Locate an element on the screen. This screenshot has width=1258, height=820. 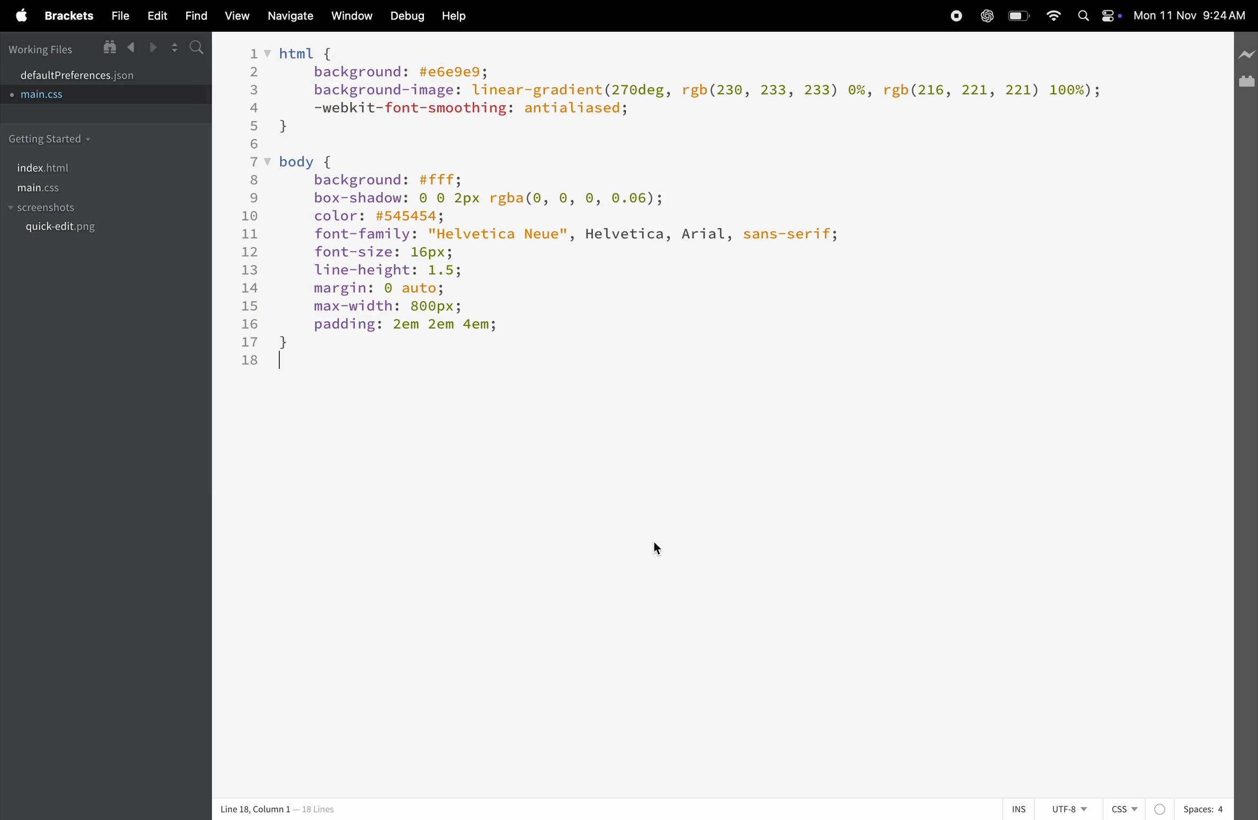
view is located at coordinates (234, 18).